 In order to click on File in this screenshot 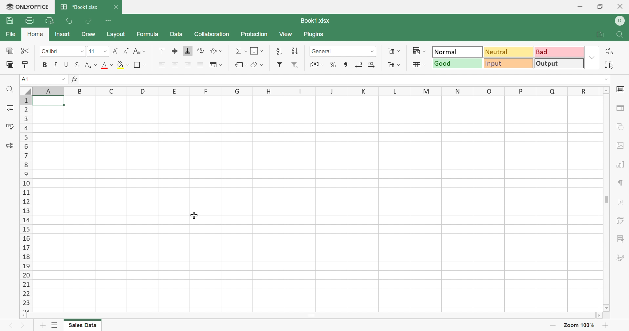, I will do `click(11, 33)`.